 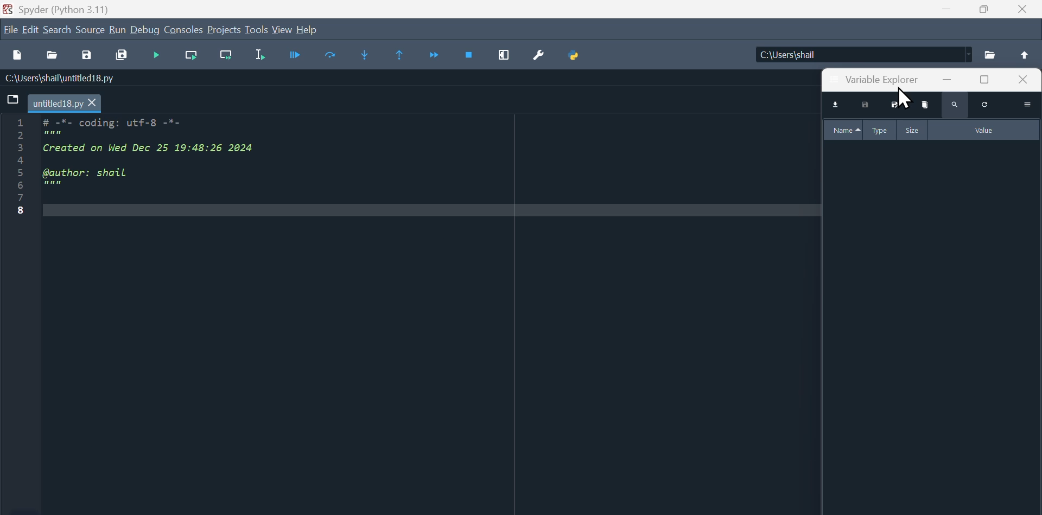 What do you see at coordinates (845, 130) in the screenshot?
I see `name ` at bounding box center [845, 130].